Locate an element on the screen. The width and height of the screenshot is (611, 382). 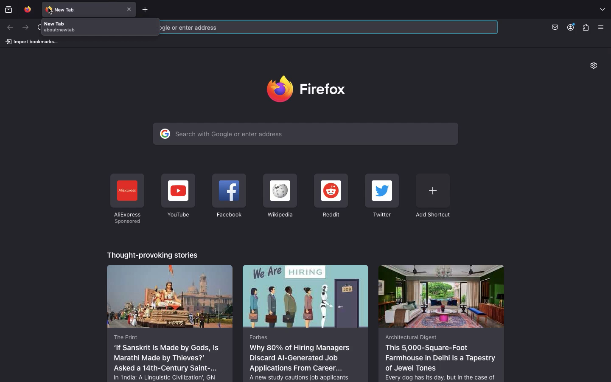
The Print

‘If Sanskrit Is Made by Gods, Is
Marathi Made by Thieves?"
Asked a 14th-Century Saint-...
In ‘India: A Linguistic Civilization’, GN is located at coordinates (170, 323).